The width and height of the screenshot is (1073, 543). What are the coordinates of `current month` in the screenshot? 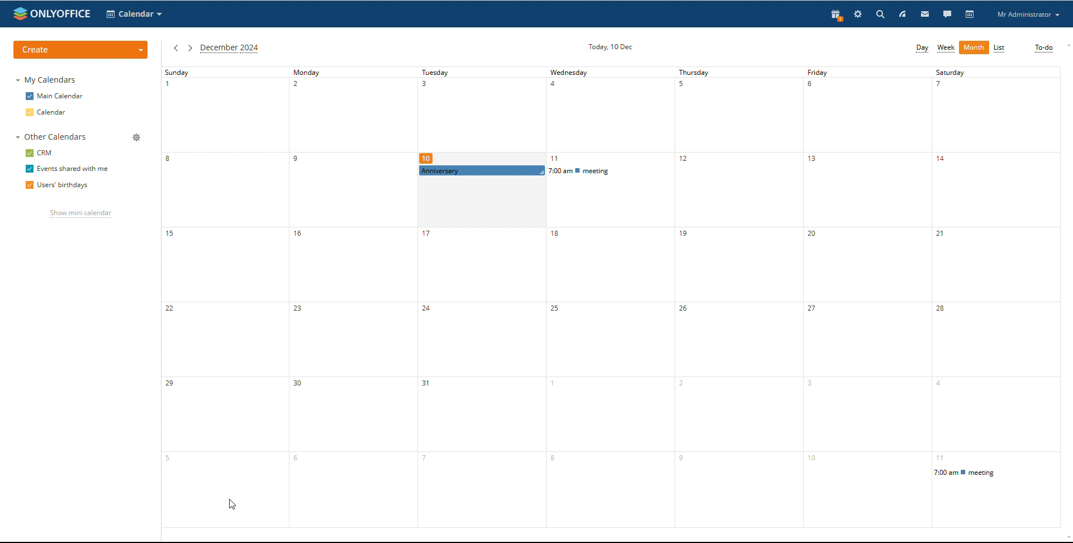 It's located at (230, 49).